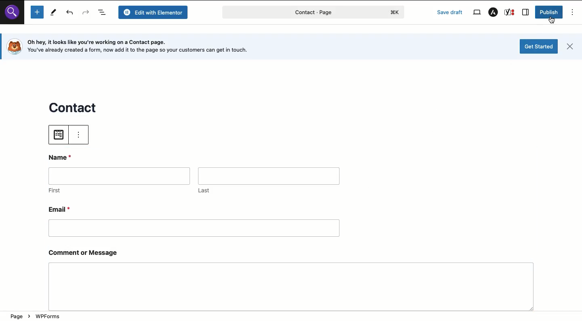 The width and height of the screenshot is (582, 321). Describe the element at coordinates (194, 220) in the screenshot. I see `Email*` at that location.